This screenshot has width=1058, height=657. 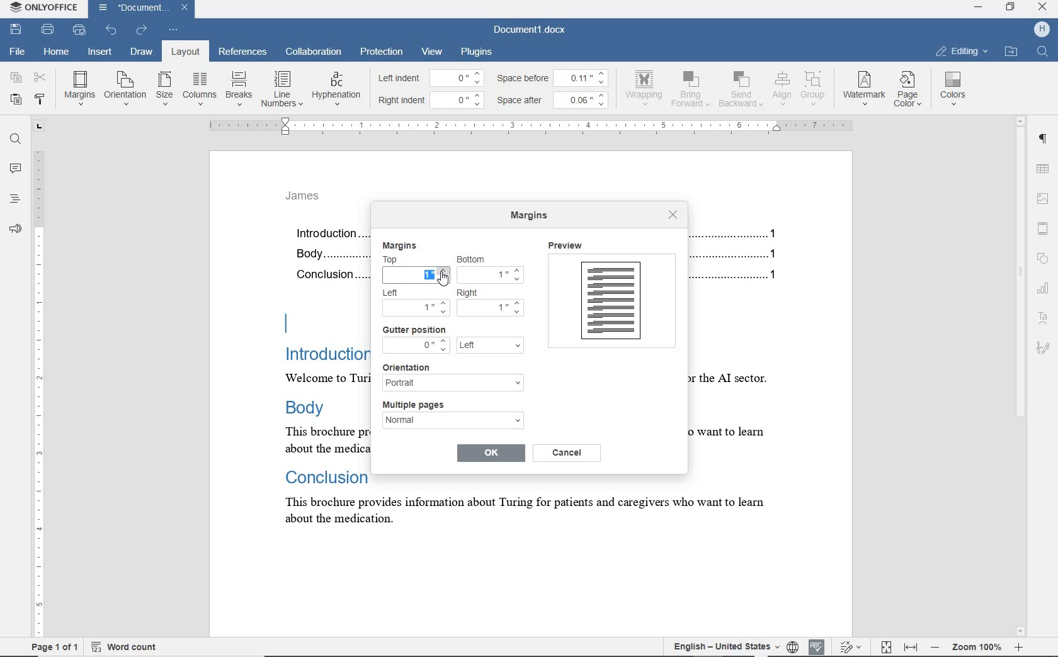 What do you see at coordinates (402, 101) in the screenshot?
I see `right indent` at bounding box center [402, 101].